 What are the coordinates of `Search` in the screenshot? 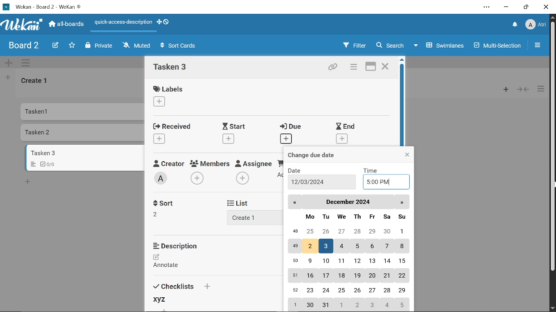 It's located at (393, 45).